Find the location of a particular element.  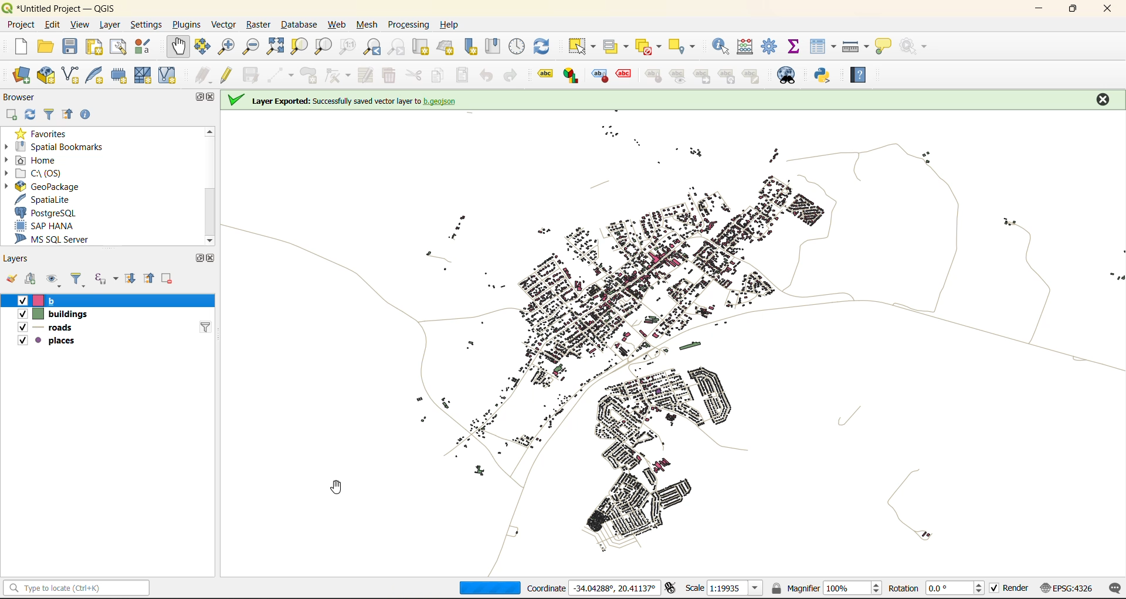

highlight pinned labels and diagrams is located at coordinates (599, 76).